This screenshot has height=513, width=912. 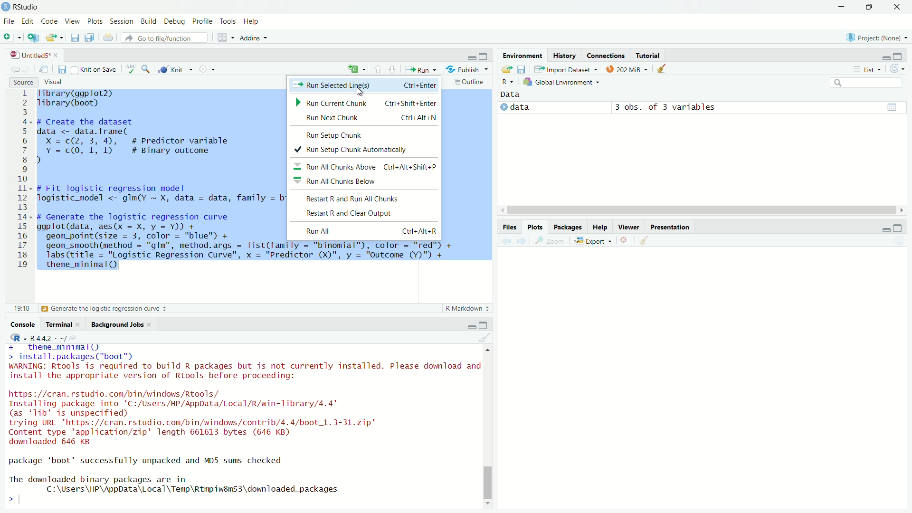 I want to click on Connections, so click(x=606, y=55).